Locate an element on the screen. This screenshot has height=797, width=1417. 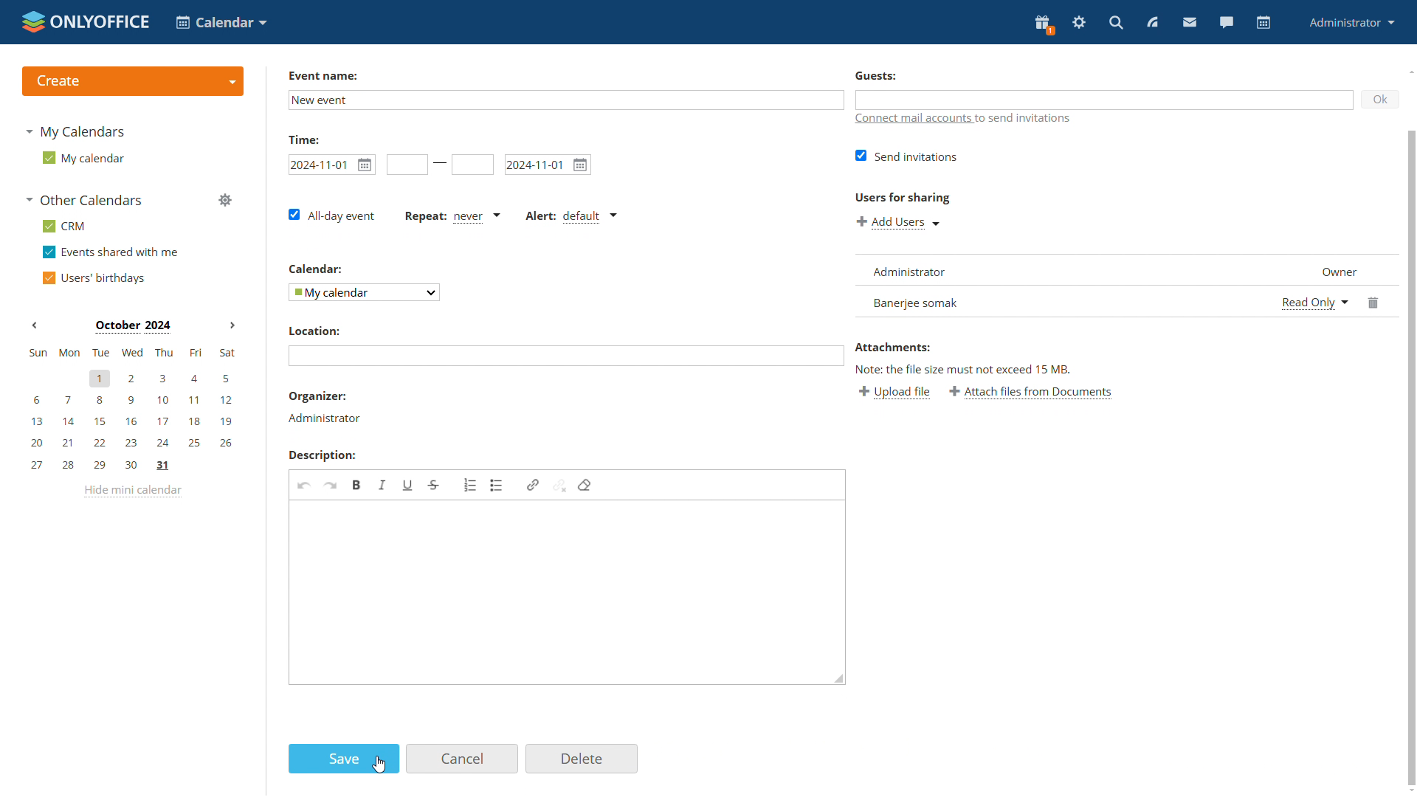
all-day event checkbox is located at coordinates (328, 215).